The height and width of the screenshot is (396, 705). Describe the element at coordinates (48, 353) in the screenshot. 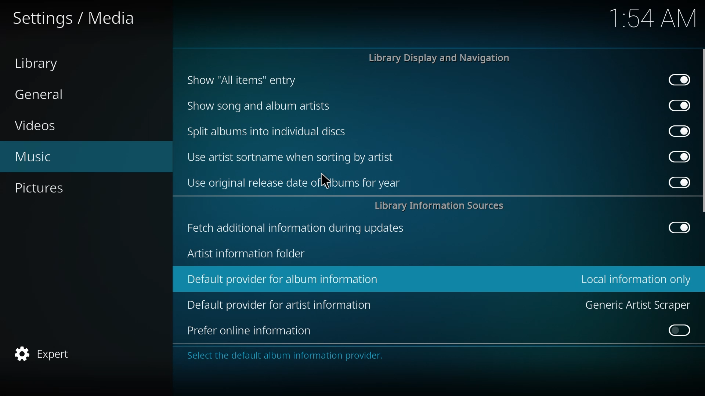

I see `expert` at that location.